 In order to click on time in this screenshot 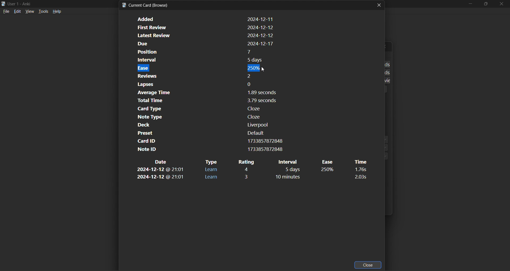, I will do `click(360, 169)`.